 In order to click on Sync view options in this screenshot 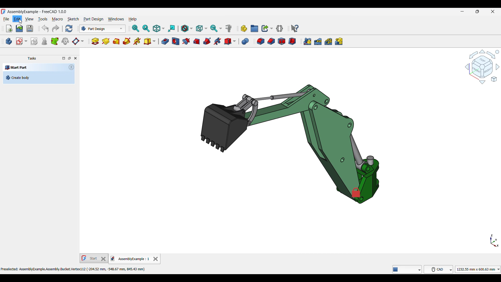, I will do `click(216, 28)`.